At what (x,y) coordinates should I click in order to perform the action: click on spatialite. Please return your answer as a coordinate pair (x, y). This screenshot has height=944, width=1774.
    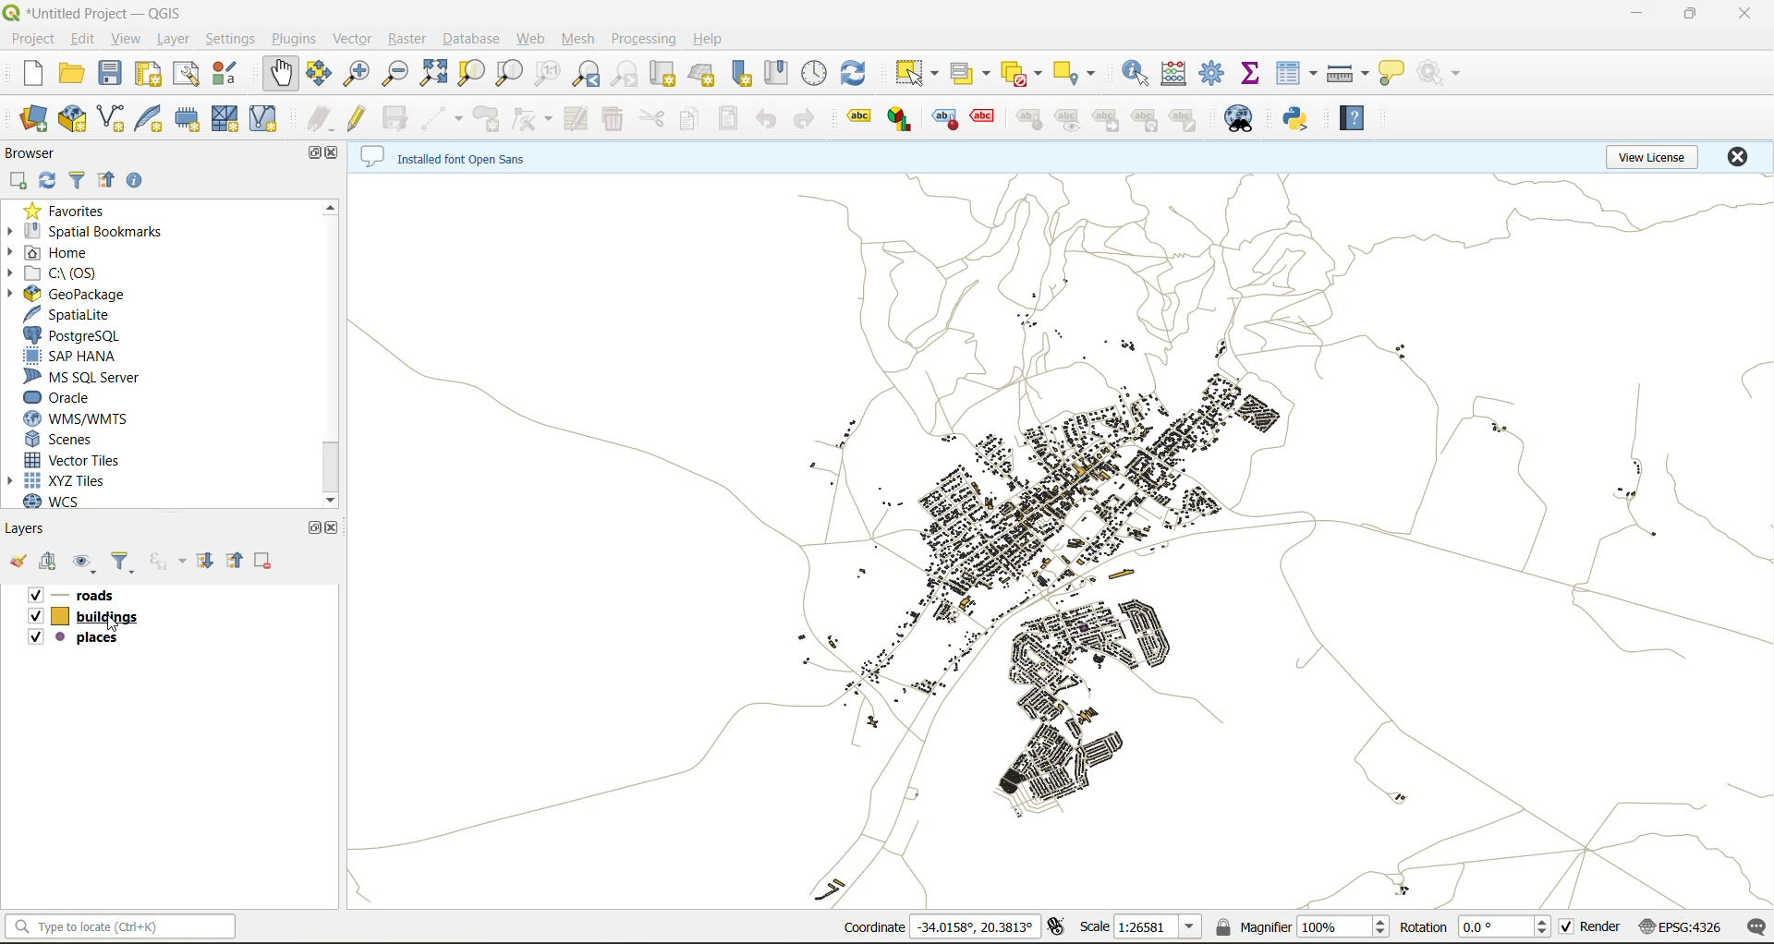
    Looking at the image, I should click on (79, 316).